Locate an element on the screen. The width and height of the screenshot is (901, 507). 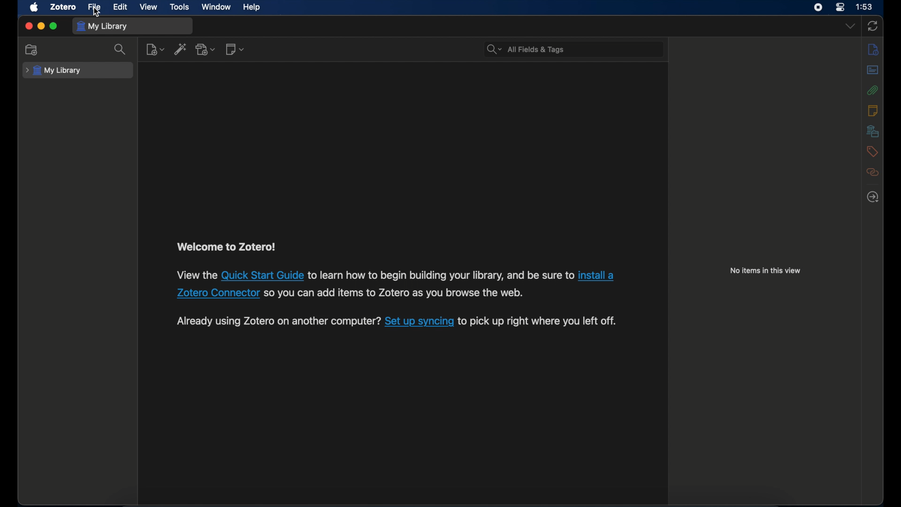
new note is located at coordinates (236, 49).